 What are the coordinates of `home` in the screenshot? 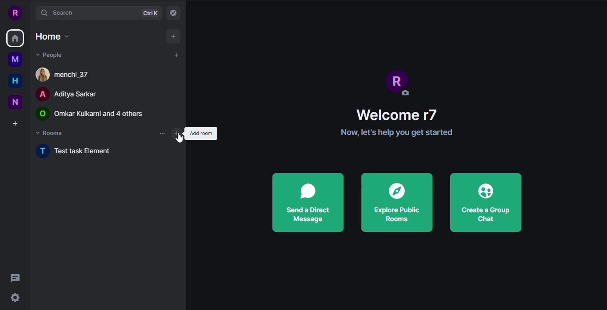 It's located at (51, 36).